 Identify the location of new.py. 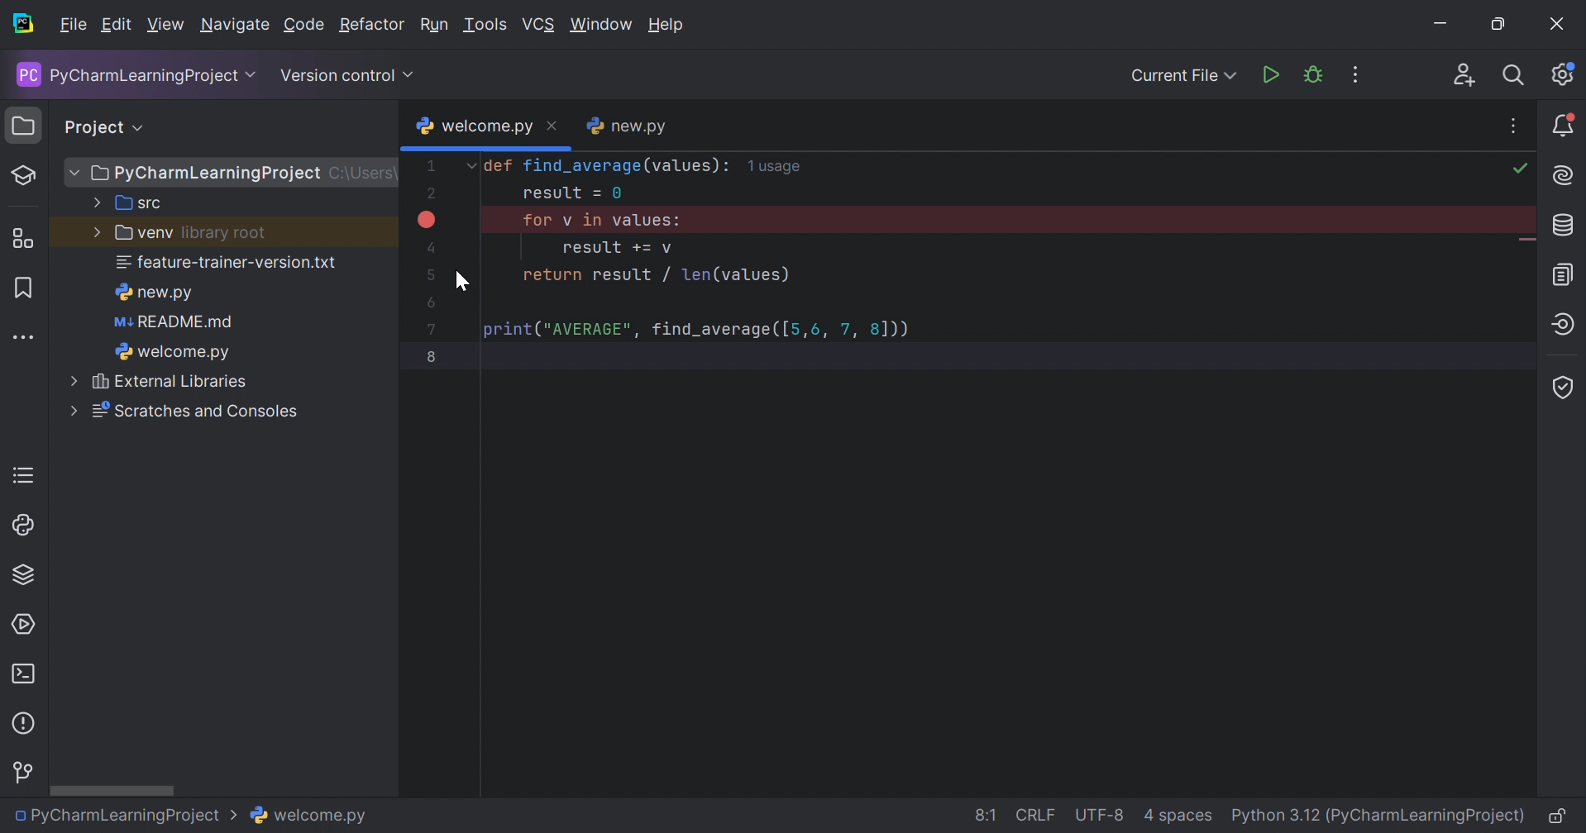
(159, 294).